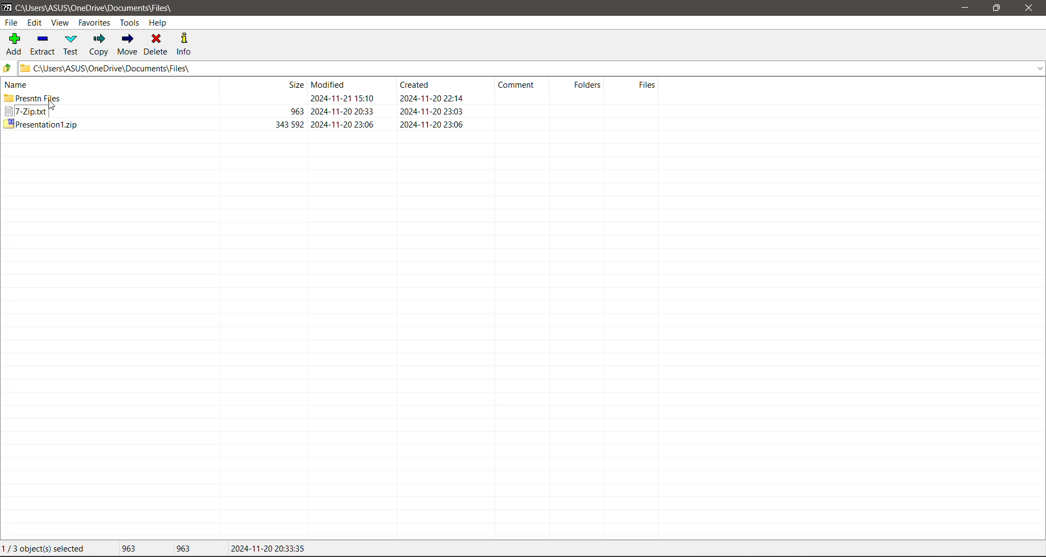  I want to click on Add, so click(13, 45).